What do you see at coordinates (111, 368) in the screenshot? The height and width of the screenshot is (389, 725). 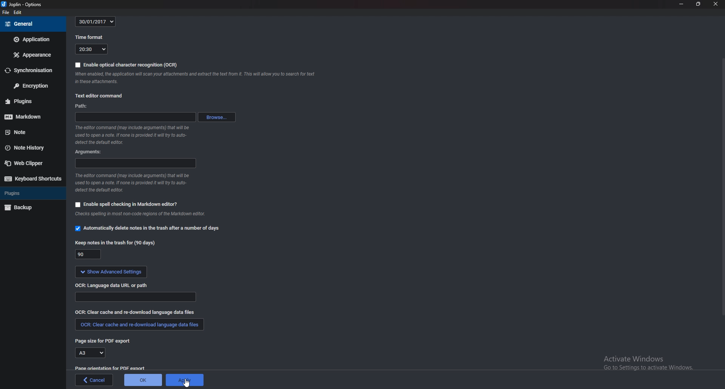 I see `Page orientation for pdf export` at bounding box center [111, 368].